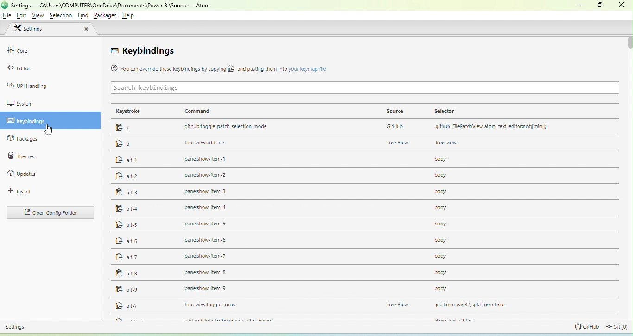 This screenshot has width=633, height=336. I want to click on keybindings, so click(29, 122).